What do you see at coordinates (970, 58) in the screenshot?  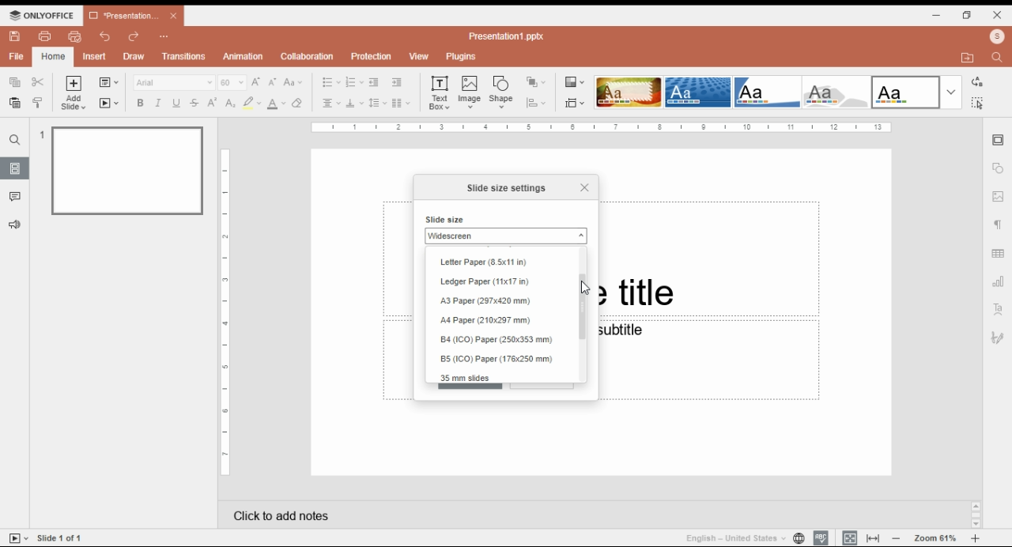 I see `open file location` at bounding box center [970, 58].